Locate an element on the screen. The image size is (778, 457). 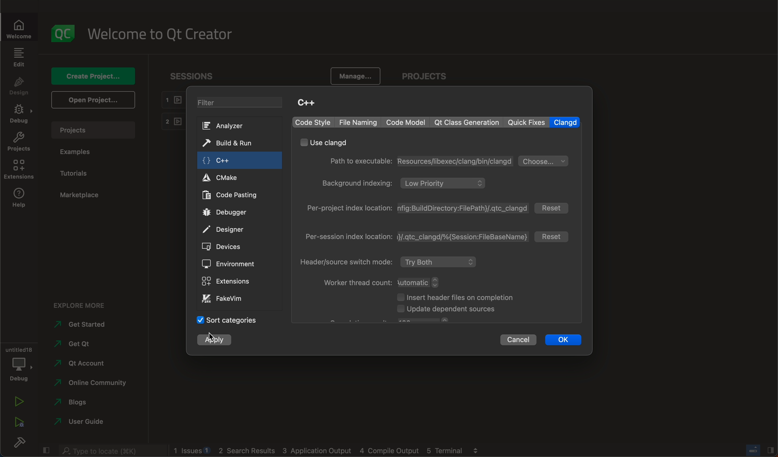
worker thread is located at coordinates (383, 282).